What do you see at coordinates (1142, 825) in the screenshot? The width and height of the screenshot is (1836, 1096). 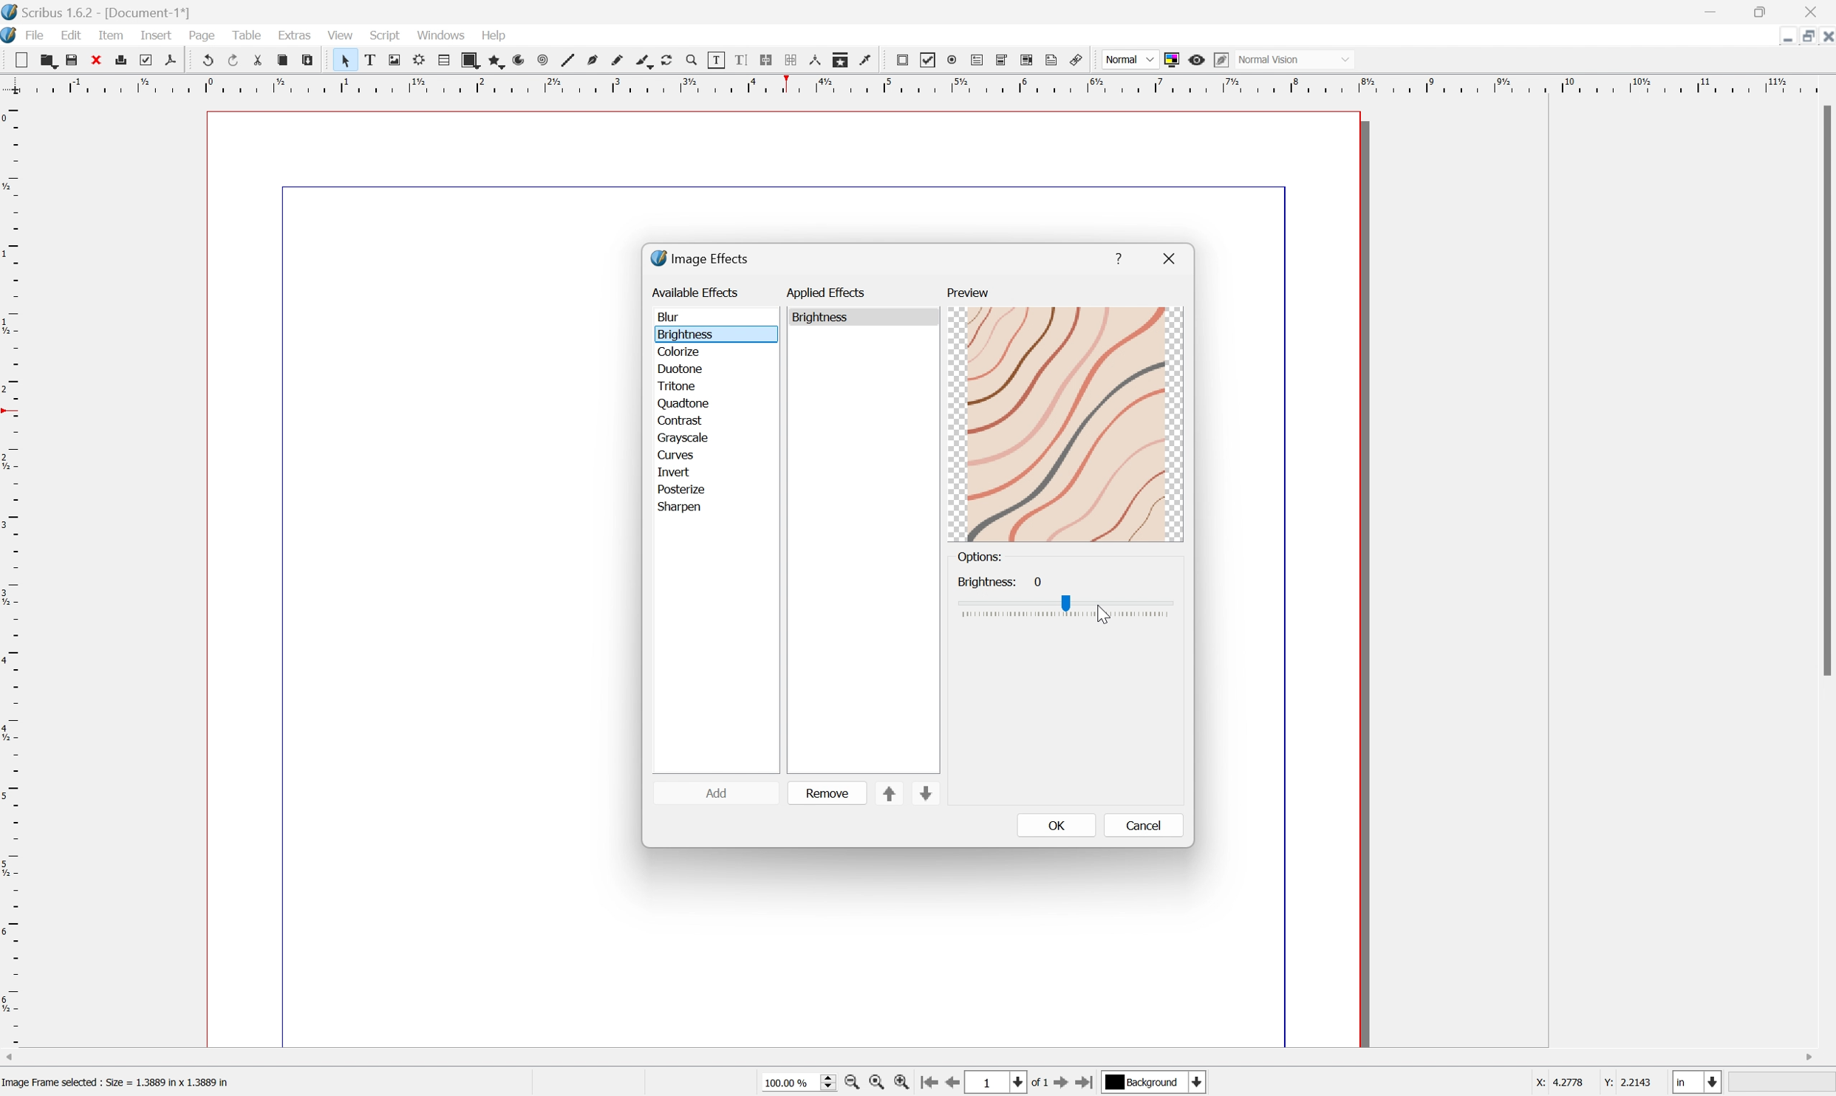 I see `cancel` at bounding box center [1142, 825].